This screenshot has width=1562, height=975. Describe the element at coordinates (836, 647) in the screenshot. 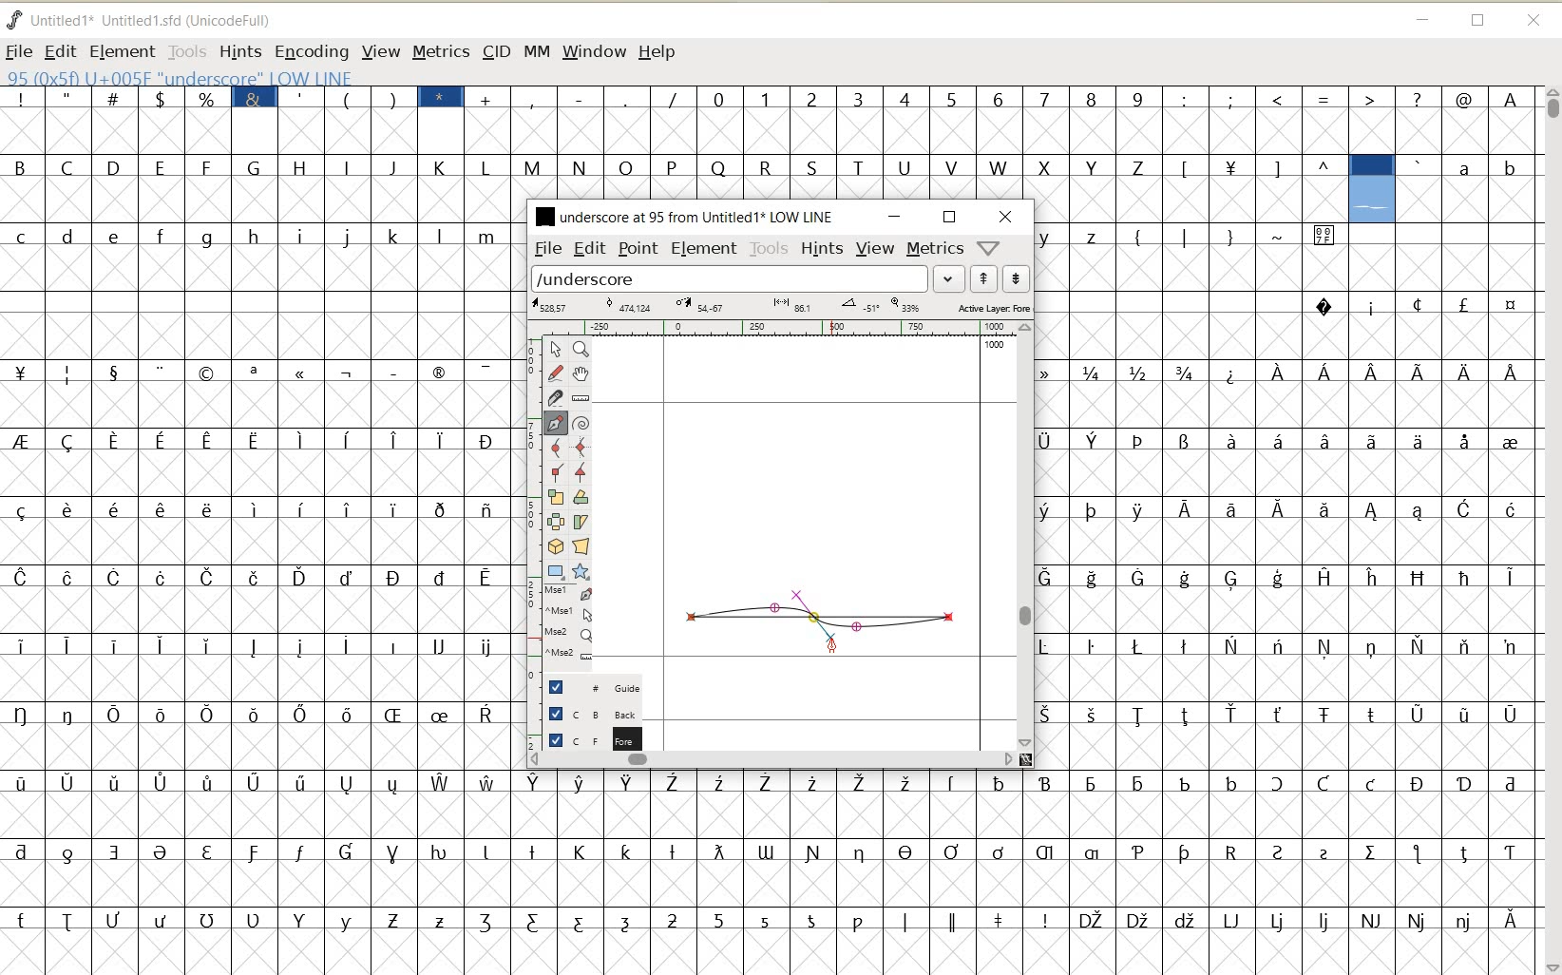

I see `CURSOR POSITION` at that location.